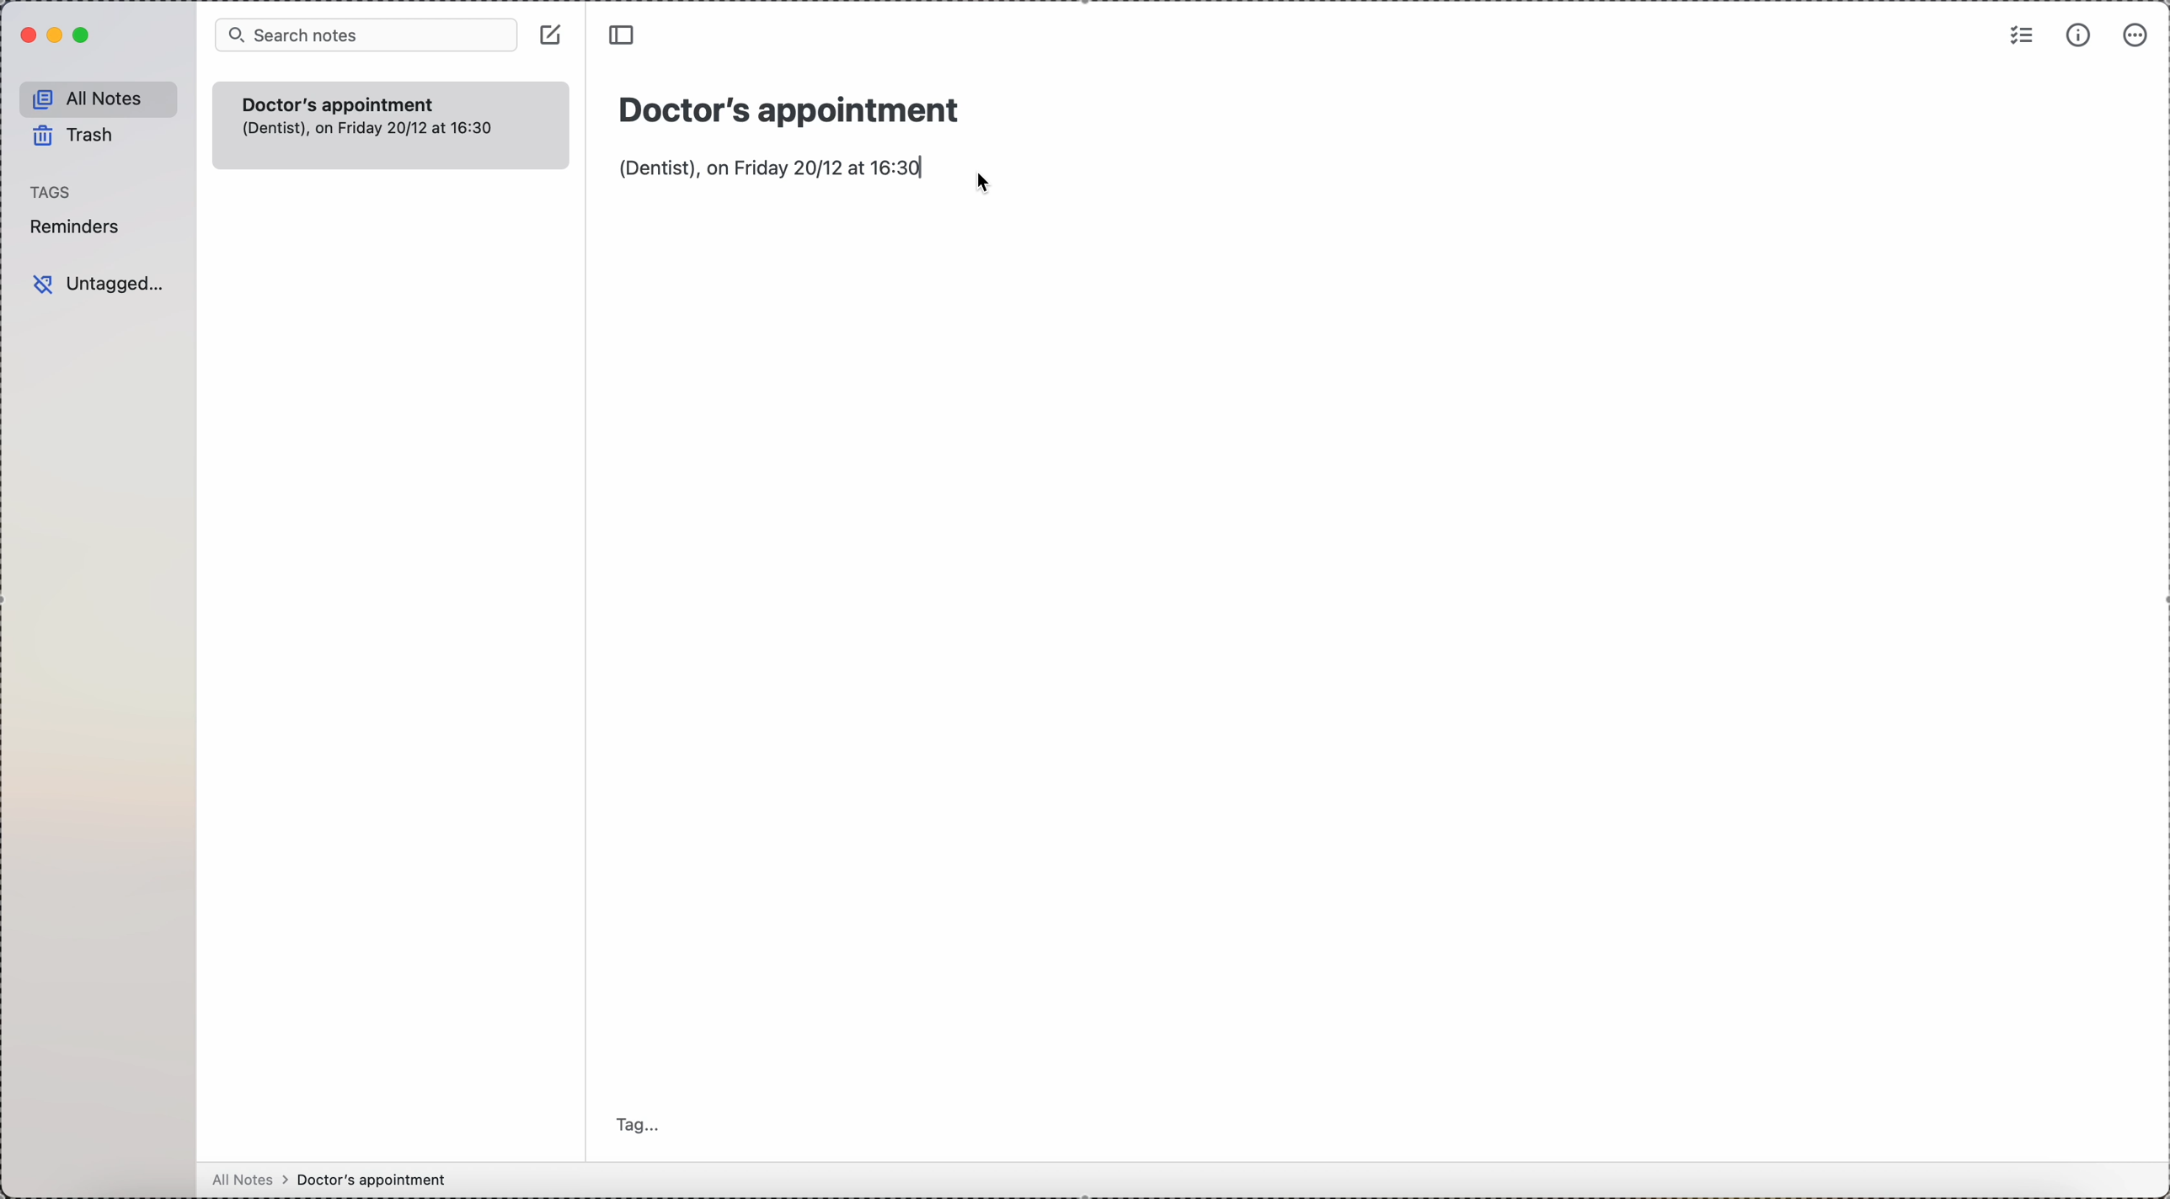  Describe the element at coordinates (58, 34) in the screenshot. I see `minimize Simplenote` at that location.